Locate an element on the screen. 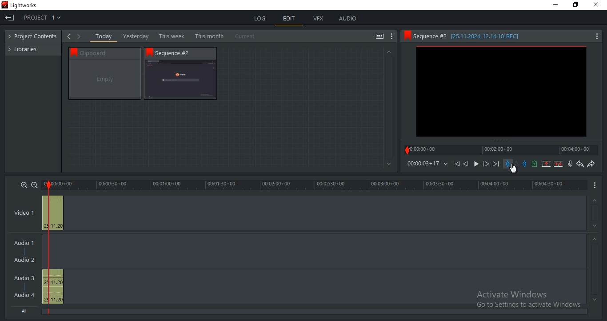 The width and height of the screenshot is (607, 321). delete marked section is located at coordinates (559, 164).